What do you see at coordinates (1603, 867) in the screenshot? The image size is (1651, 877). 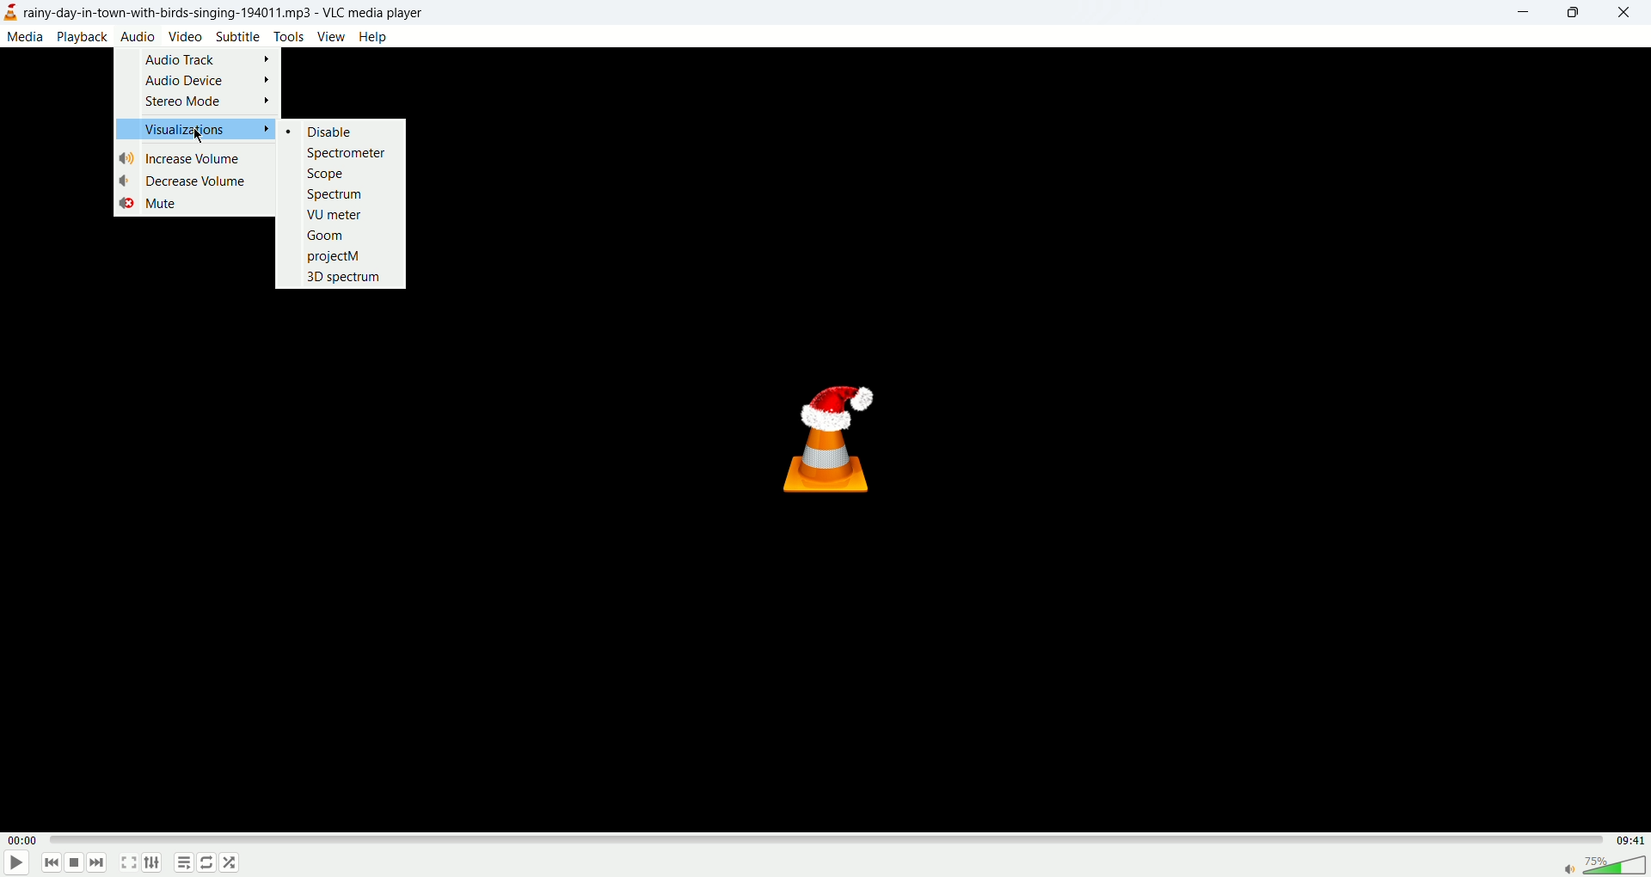 I see `volume bar` at bounding box center [1603, 867].